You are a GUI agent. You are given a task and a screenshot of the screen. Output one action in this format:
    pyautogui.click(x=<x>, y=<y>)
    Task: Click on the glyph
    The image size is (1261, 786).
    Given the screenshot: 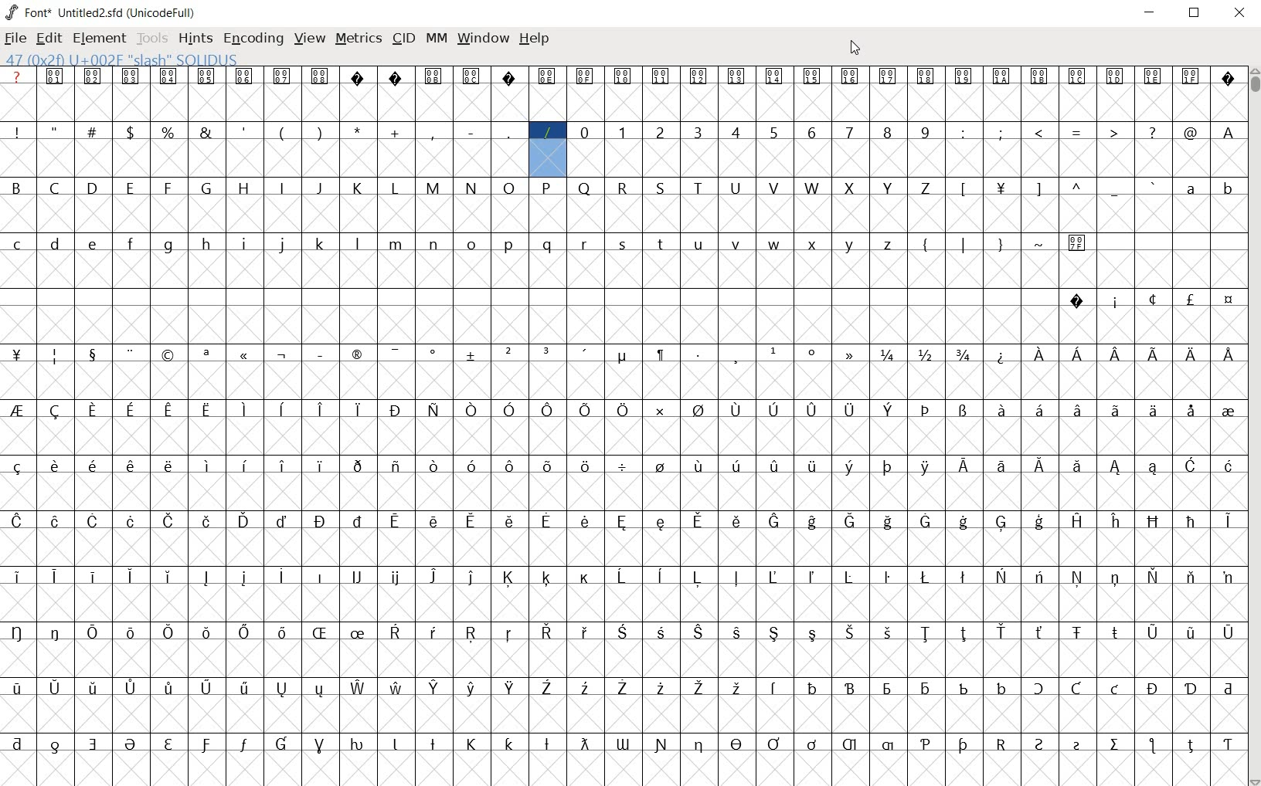 What is the action you would take?
    pyautogui.click(x=206, y=411)
    